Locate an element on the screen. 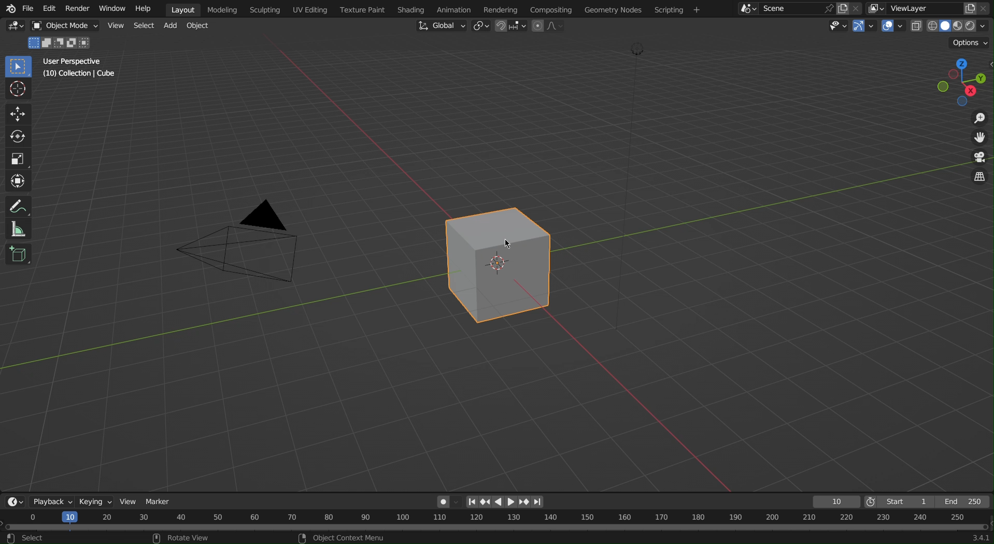 This screenshot has height=544, width=994. Cursor is located at coordinates (19, 91).